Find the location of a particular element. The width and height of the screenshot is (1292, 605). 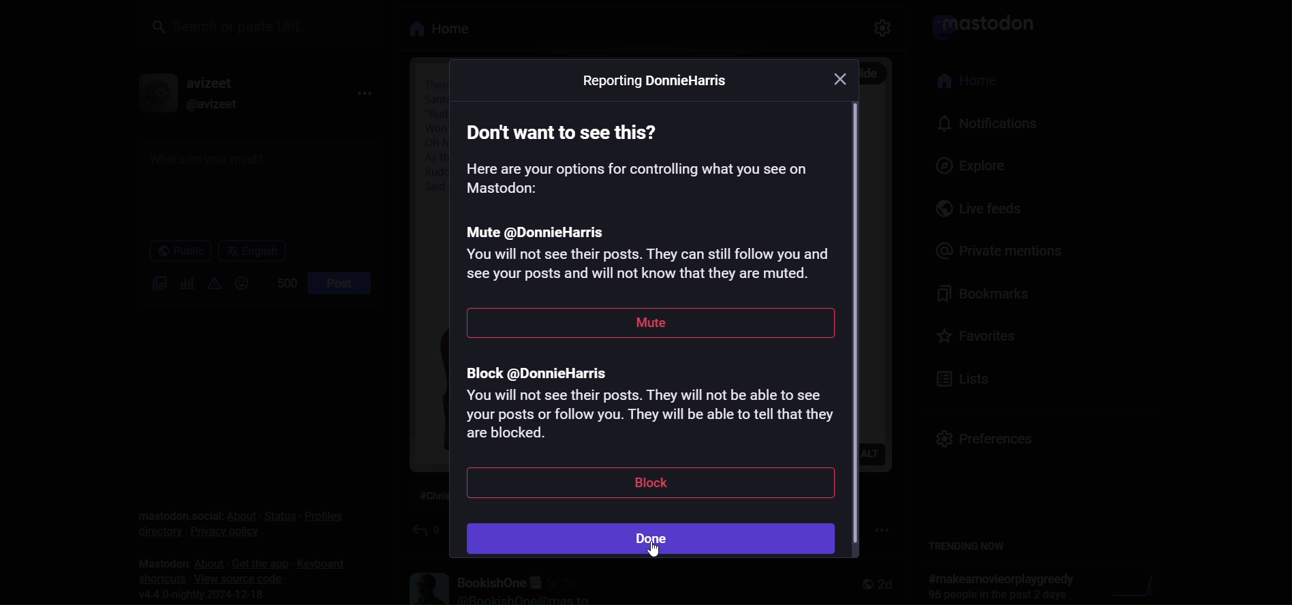

shortcut is located at coordinates (157, 578).